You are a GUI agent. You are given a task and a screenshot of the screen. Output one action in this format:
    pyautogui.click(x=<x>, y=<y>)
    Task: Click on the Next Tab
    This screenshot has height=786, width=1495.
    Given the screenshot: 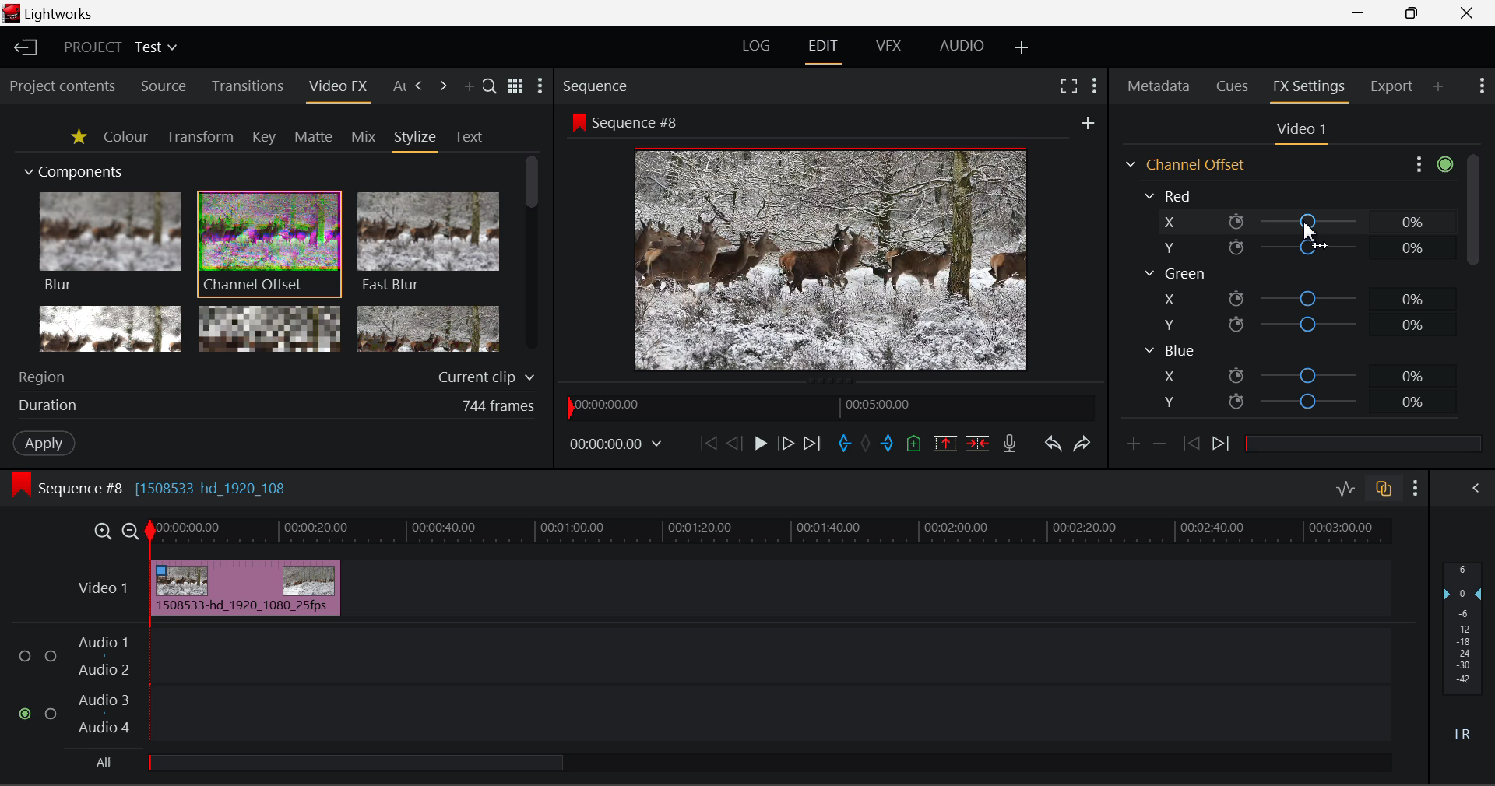 What is the action you would take?
    pyautogui.click(x=443, y=86)
    